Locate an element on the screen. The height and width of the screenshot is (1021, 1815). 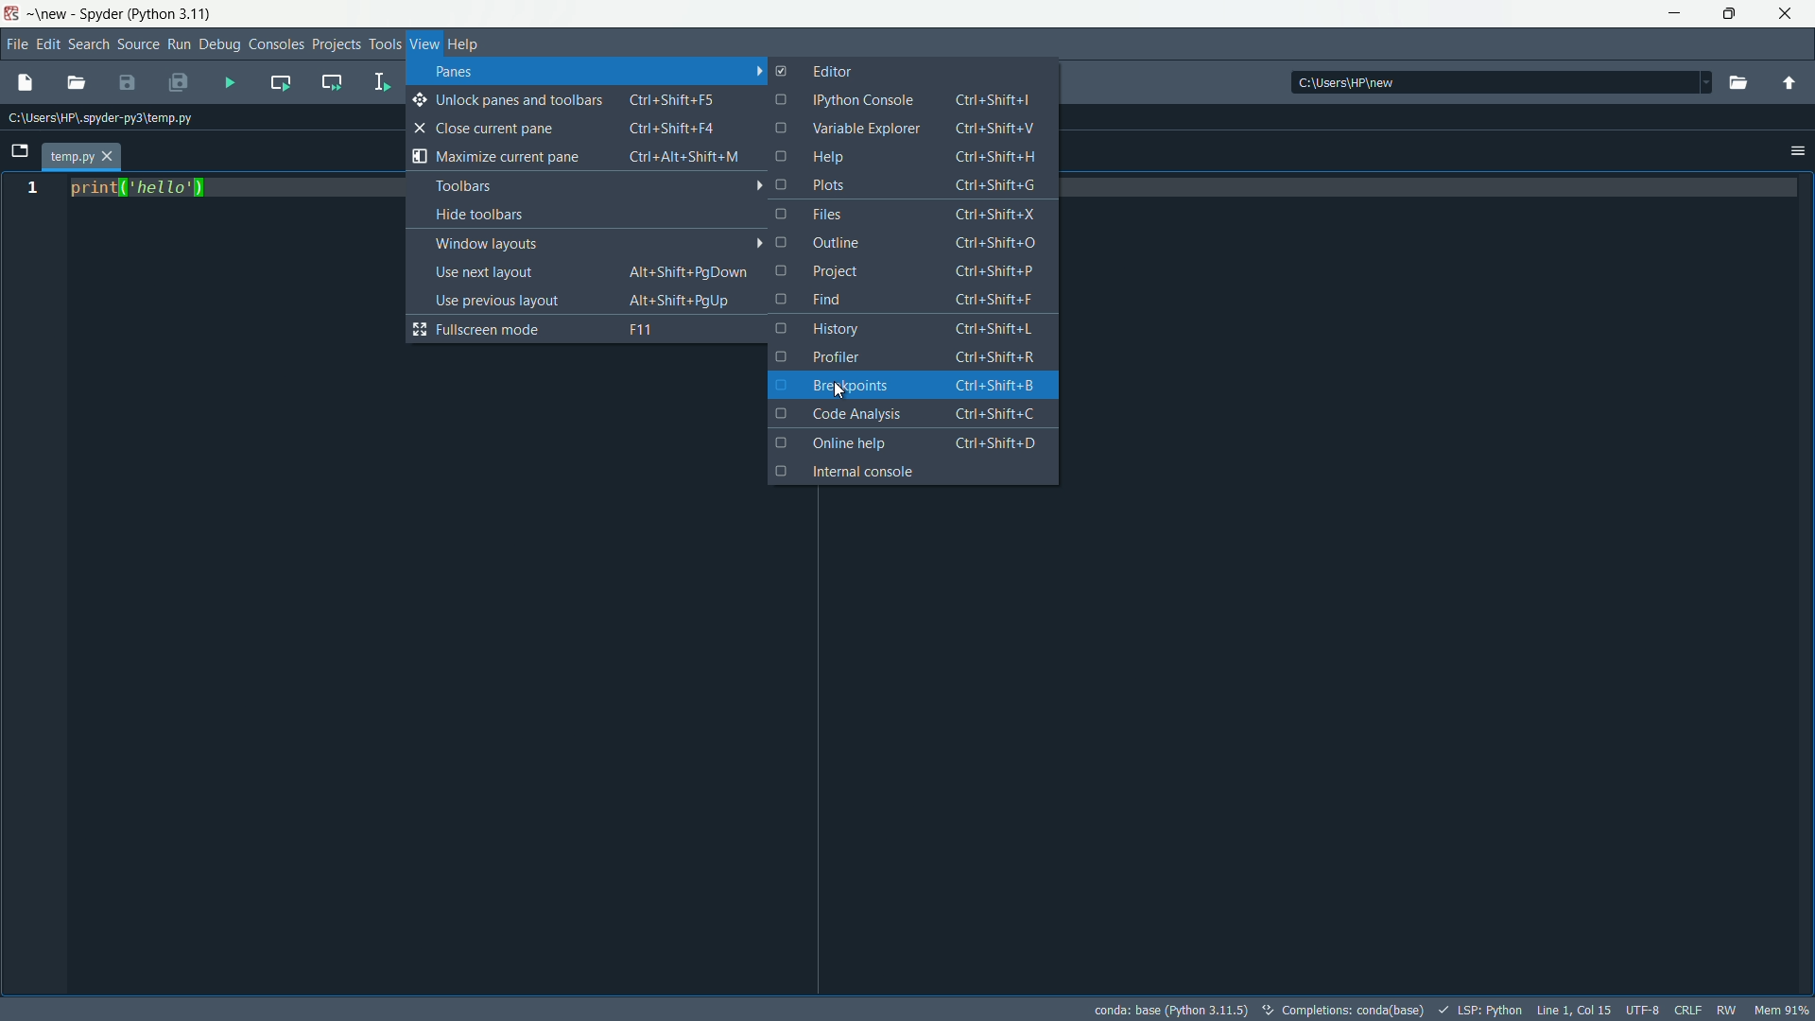
breakpoints is located at coordinates (912, 384).